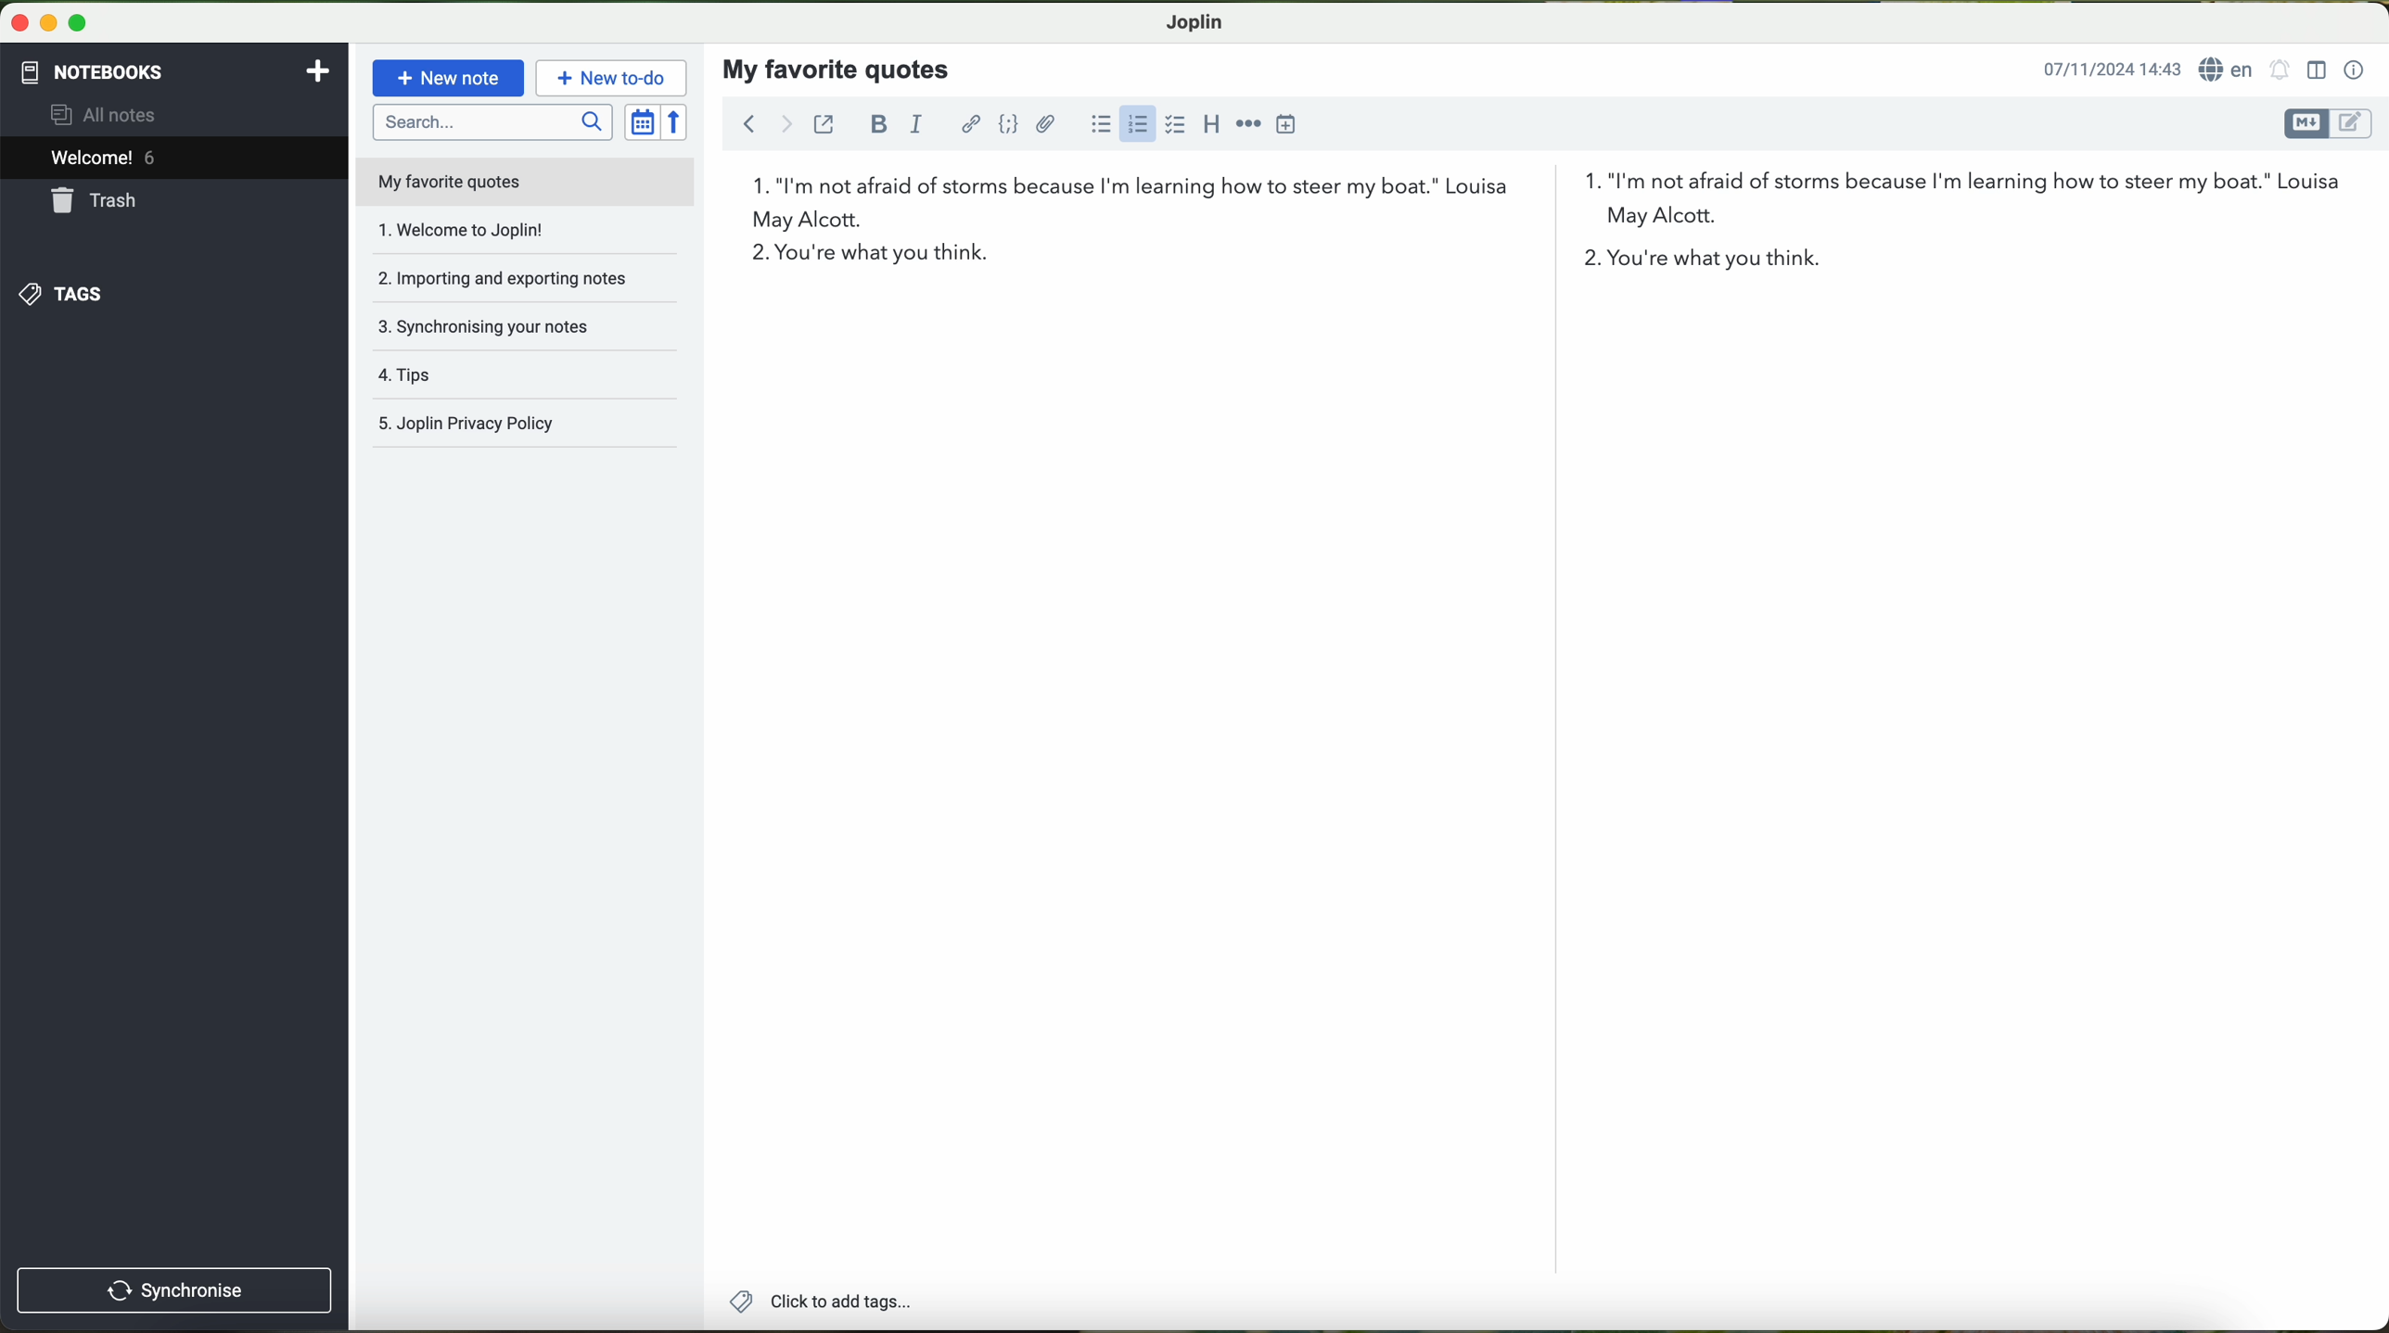  I want to click on horizontal rule, so click(1249, 124).